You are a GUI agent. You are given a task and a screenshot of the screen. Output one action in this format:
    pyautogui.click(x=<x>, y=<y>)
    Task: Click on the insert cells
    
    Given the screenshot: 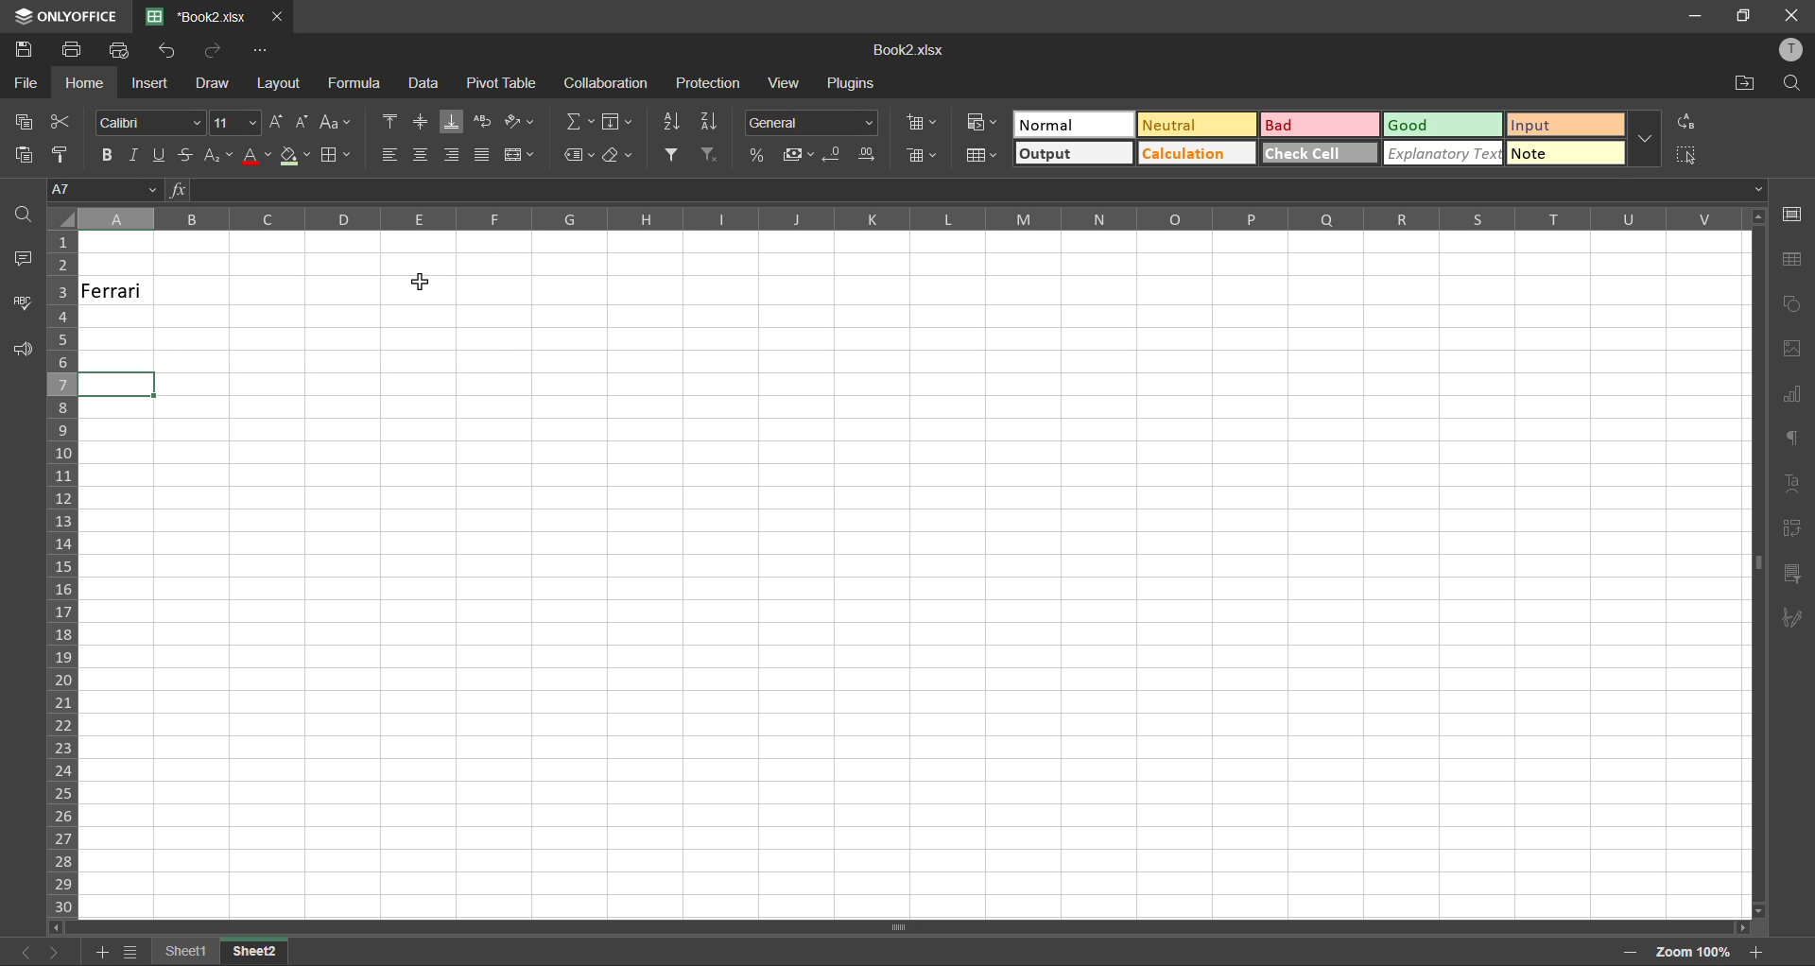 What is the action you would take?
    pyautogui.click(x=925, y=125)
    